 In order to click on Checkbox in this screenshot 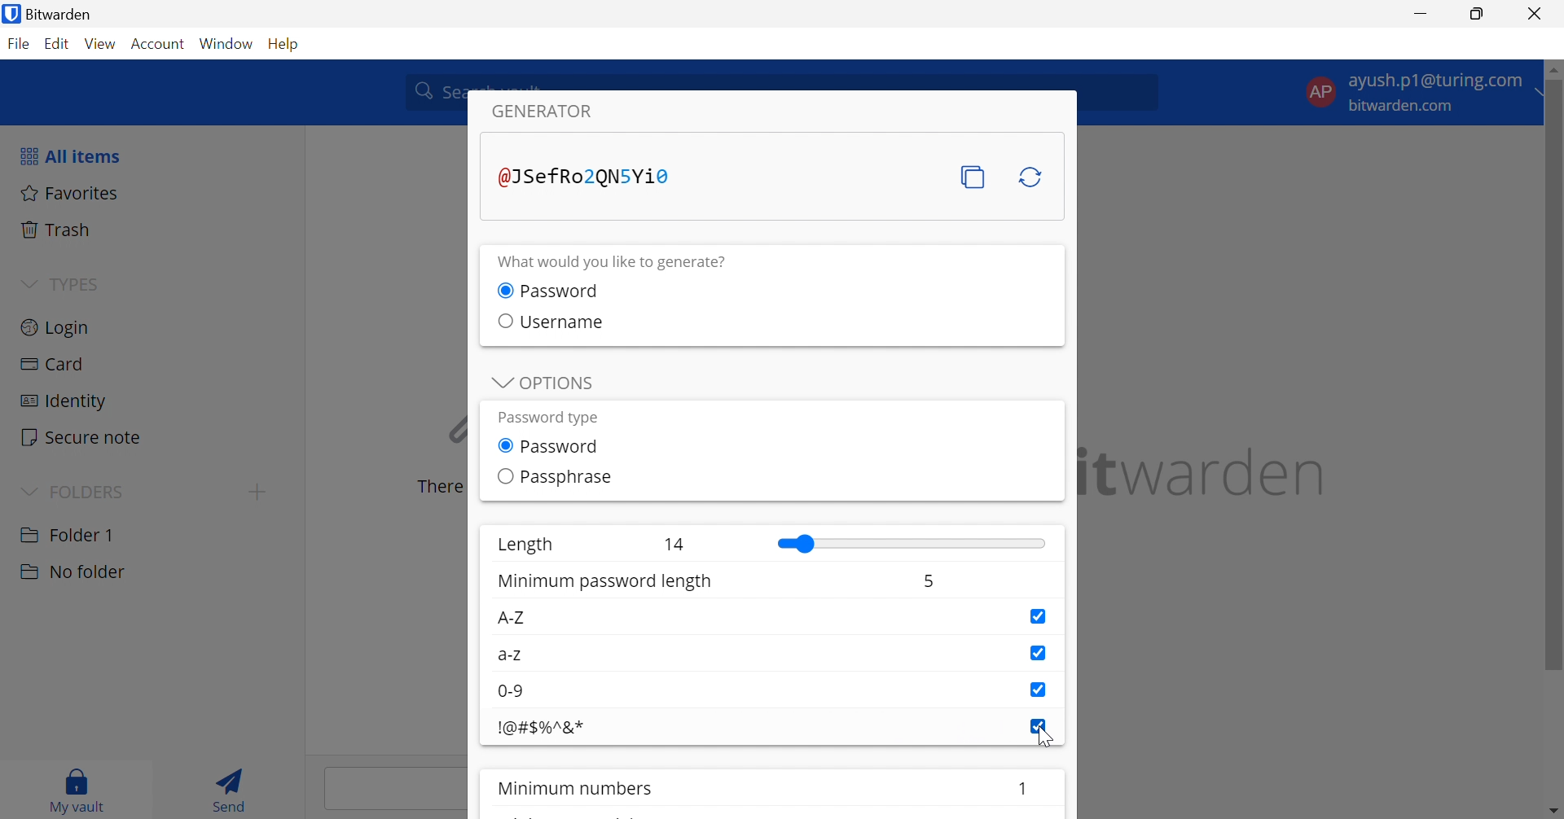, I will do `click(1035, 616)`.